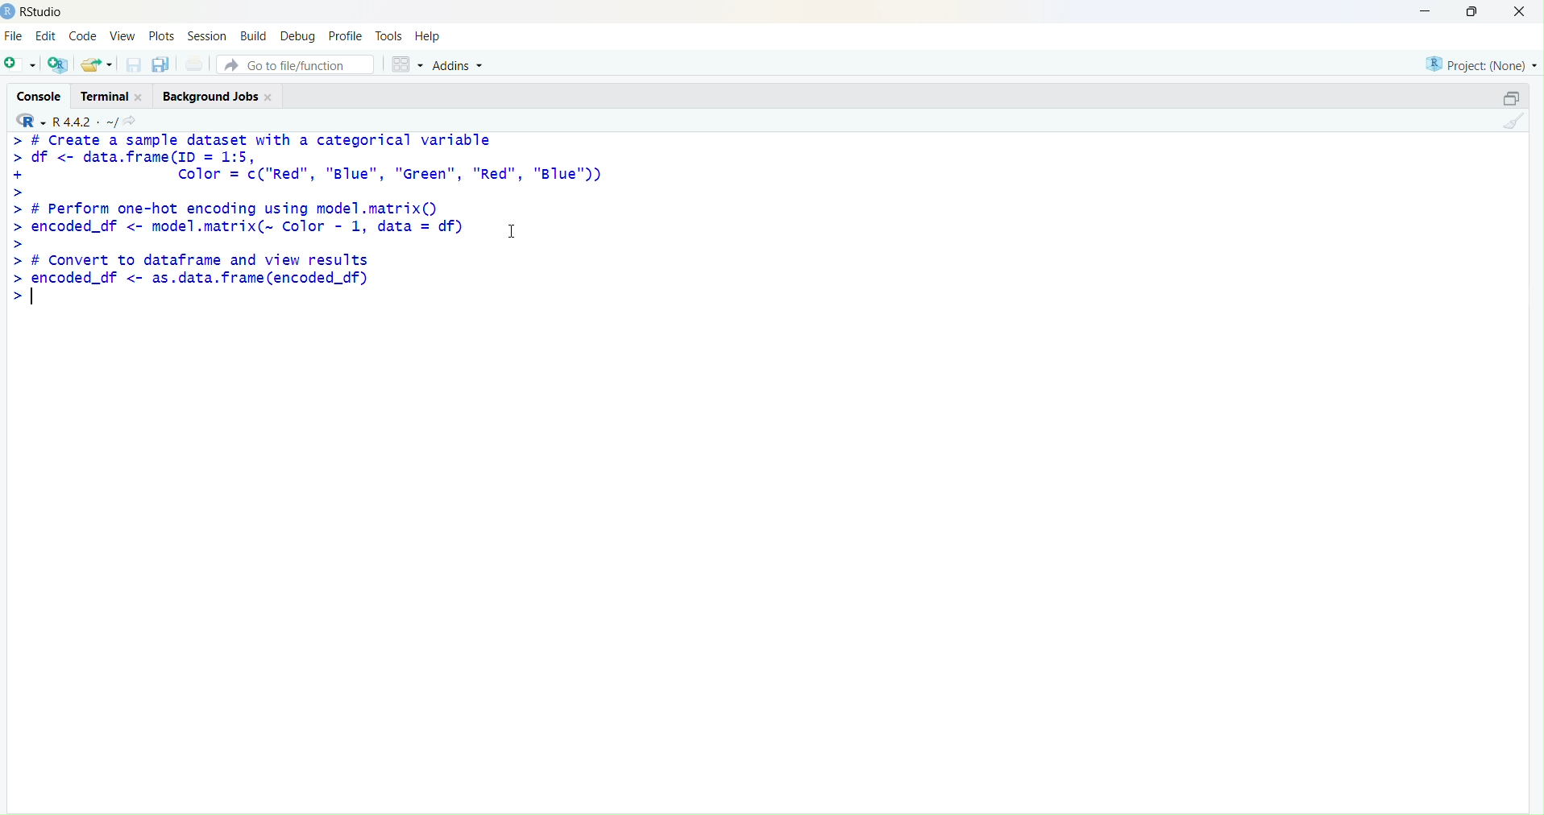 The width and height of the screenshot is (1544, 815). What do you see at coordinates (124, 35) in the screenshot?
I see `view` at bounding box center [124, 35].